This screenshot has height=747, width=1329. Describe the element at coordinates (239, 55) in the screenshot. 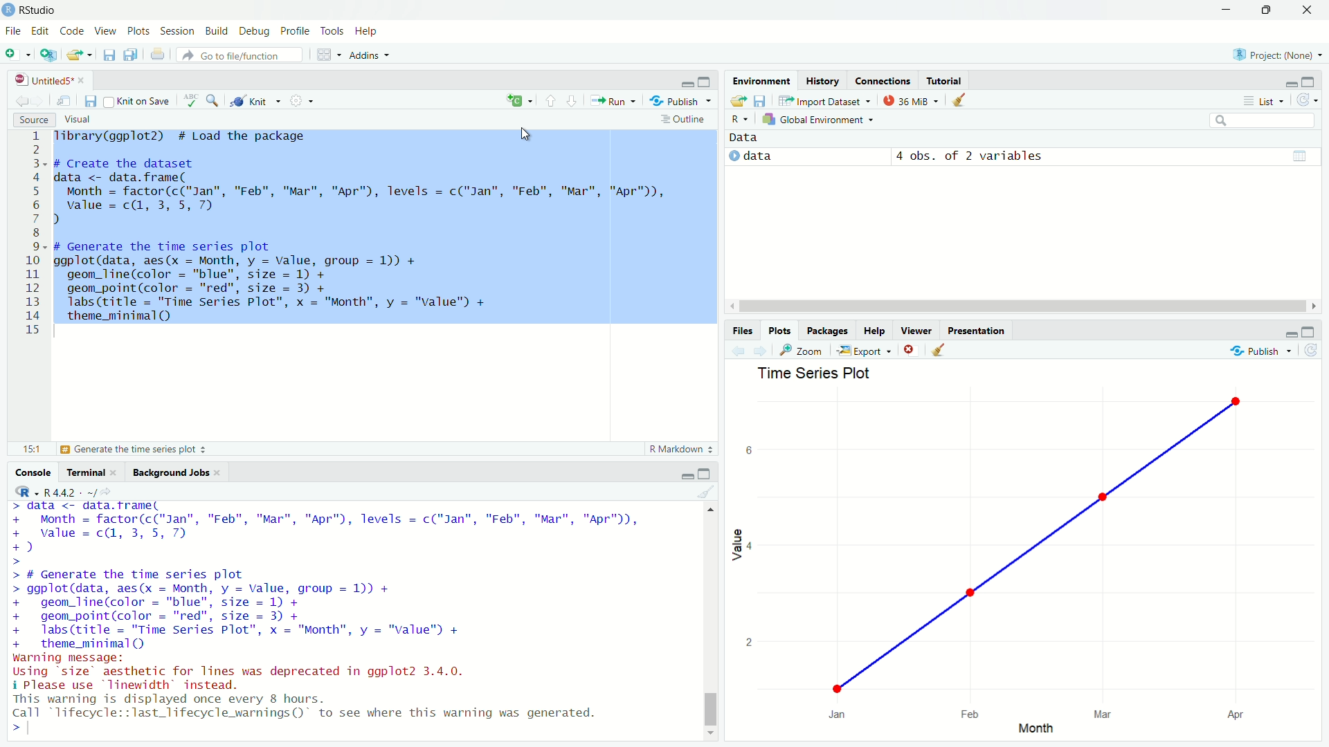

I see `go to file/function` at that location.